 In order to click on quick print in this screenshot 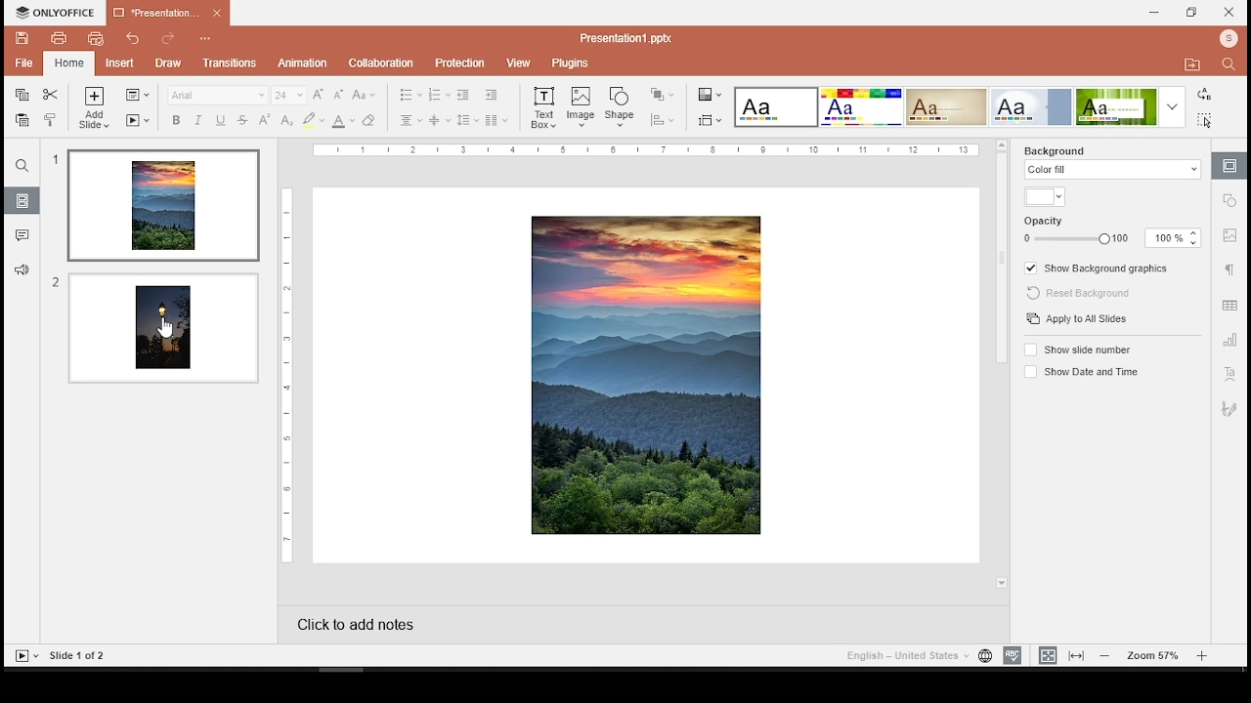, I will do `click(91, 38)`.